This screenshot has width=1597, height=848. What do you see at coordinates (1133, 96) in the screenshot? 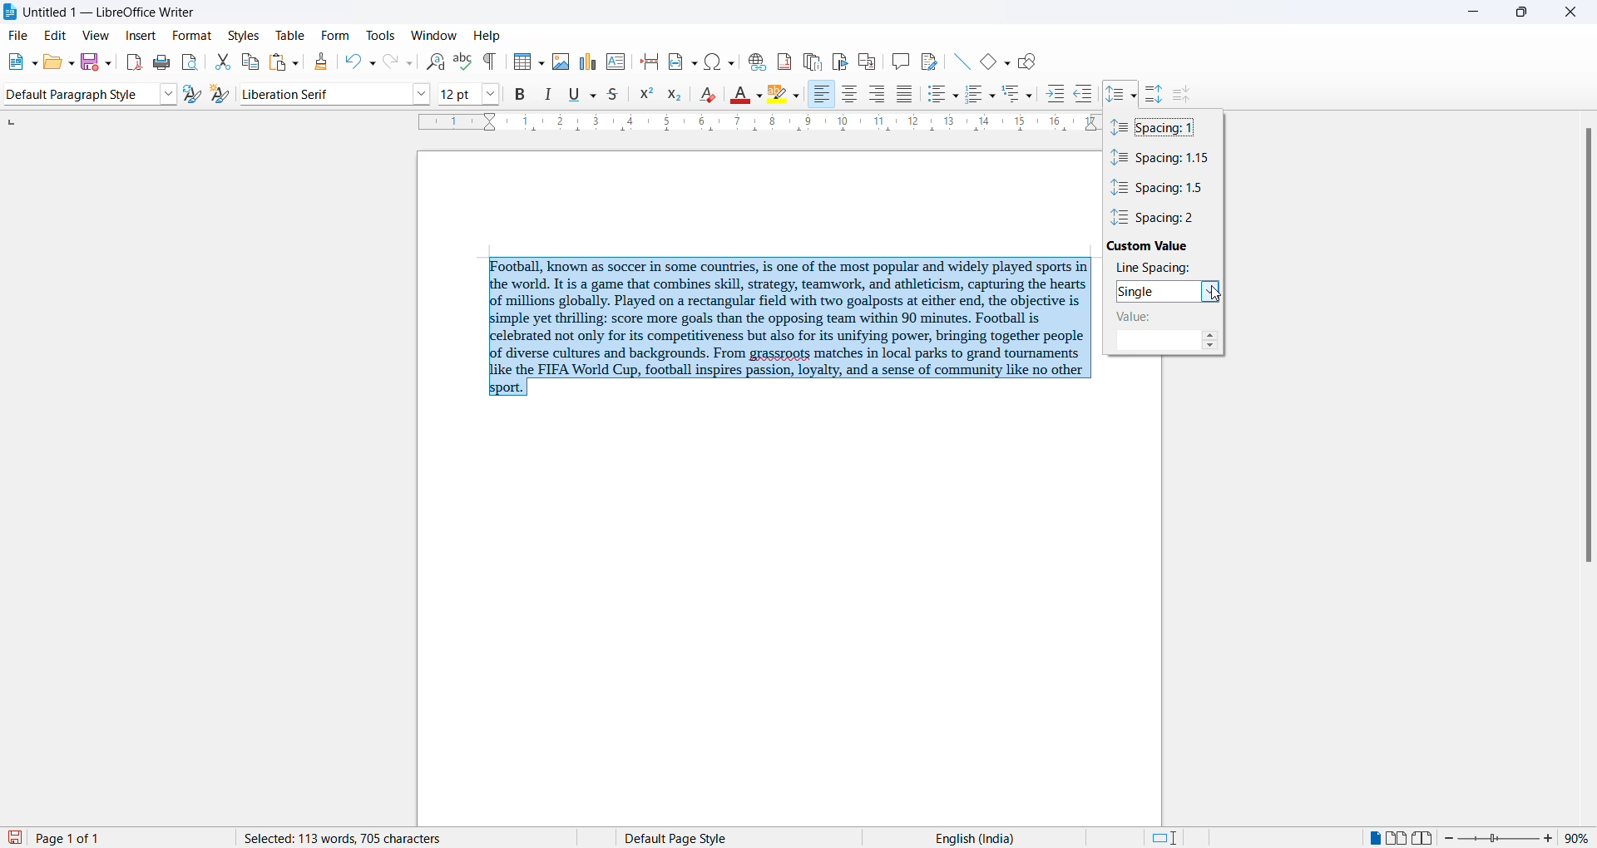
I see `line spacing option dropdown` at bounding box center [1133, 96].